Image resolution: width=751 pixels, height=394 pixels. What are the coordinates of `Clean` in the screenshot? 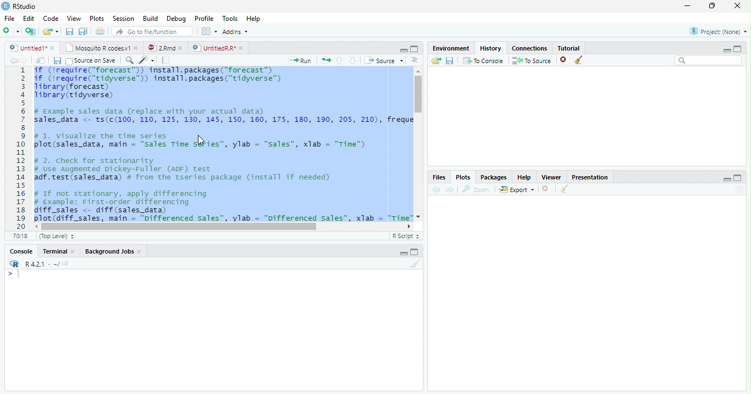 It's located at (581, 60).